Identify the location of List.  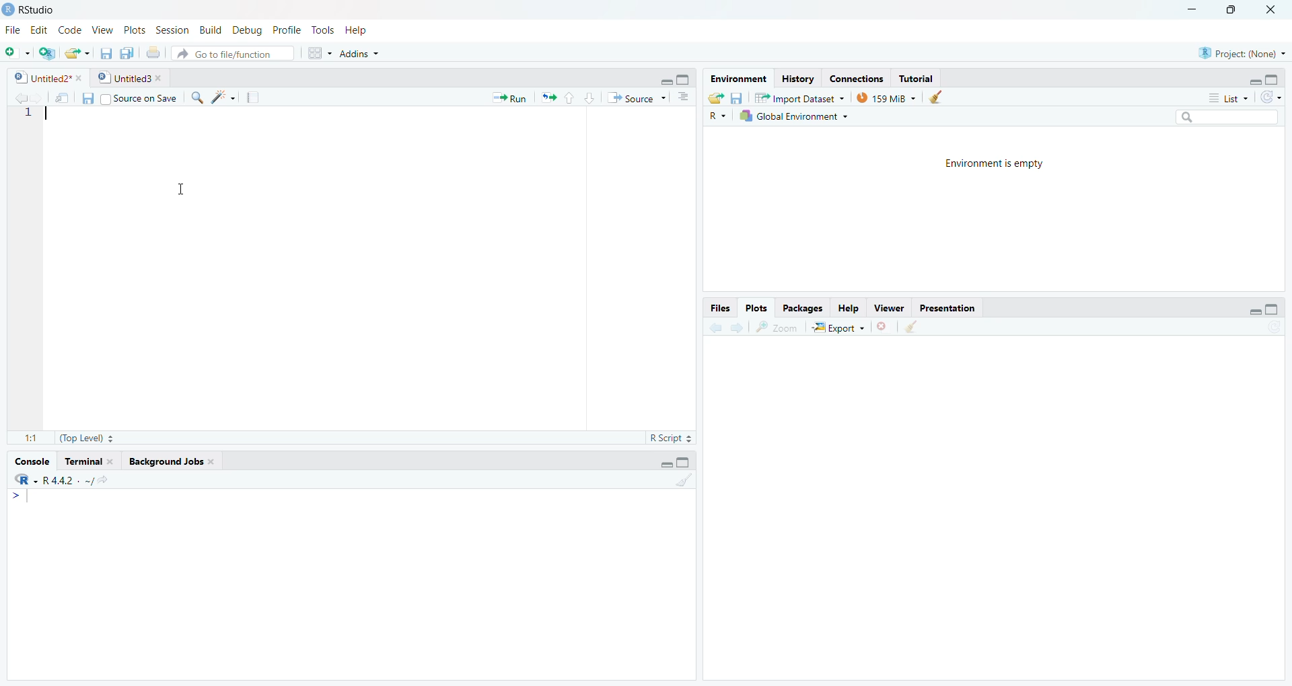
(1226, 97).